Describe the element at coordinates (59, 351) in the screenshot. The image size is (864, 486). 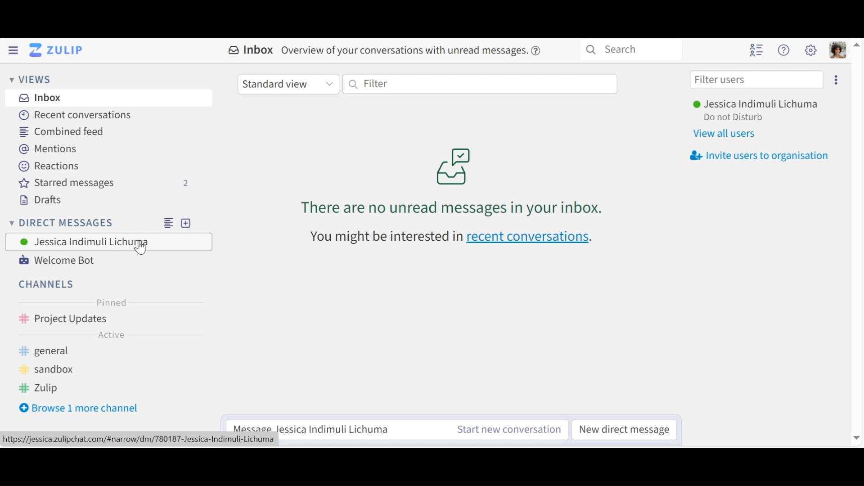
I see `general` at that location.